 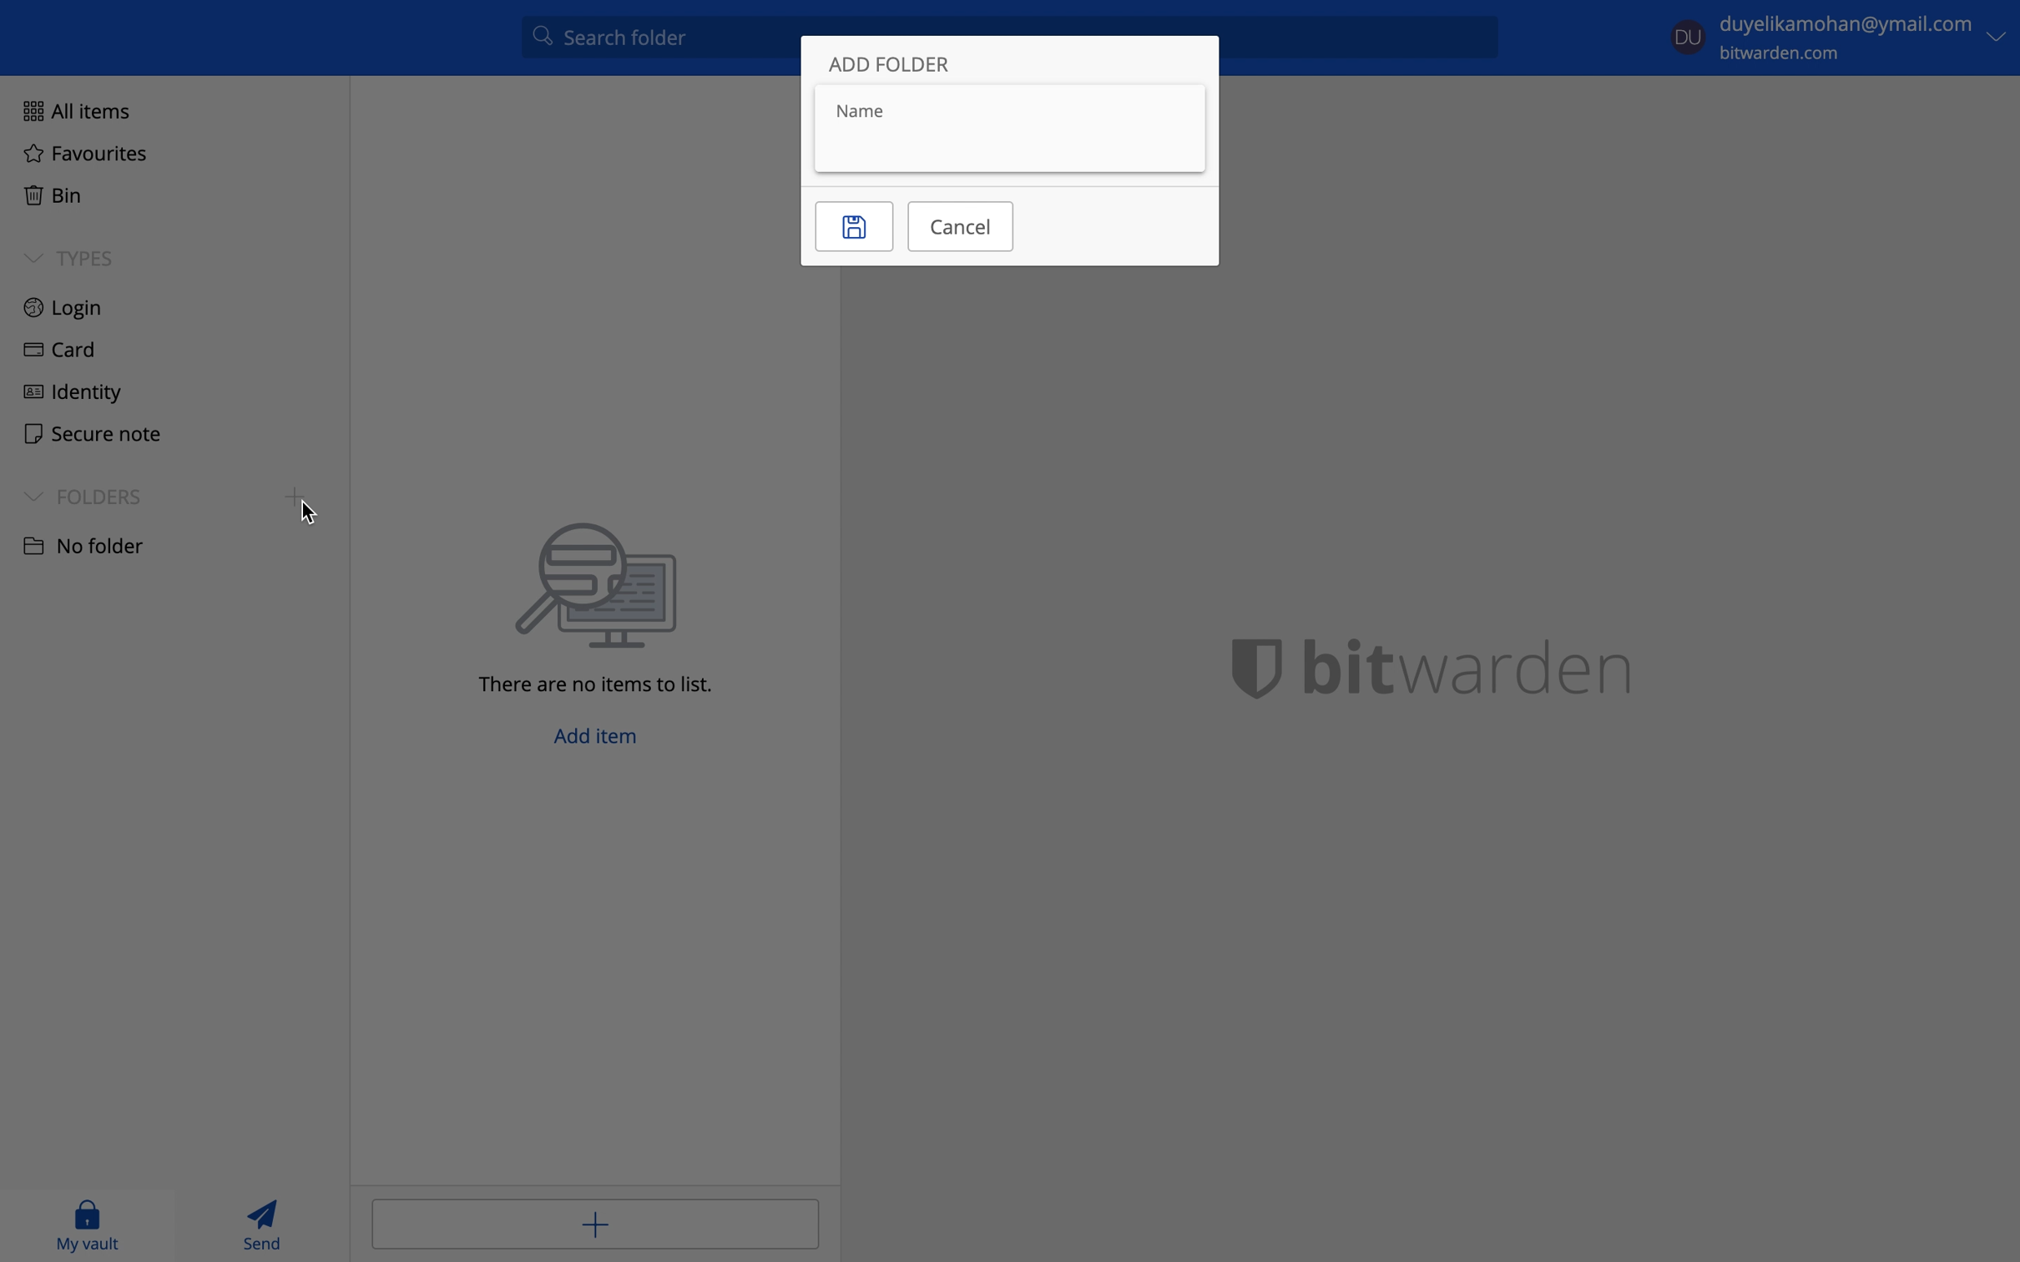 I want to click on login email id, so click(x=1846, y=24).